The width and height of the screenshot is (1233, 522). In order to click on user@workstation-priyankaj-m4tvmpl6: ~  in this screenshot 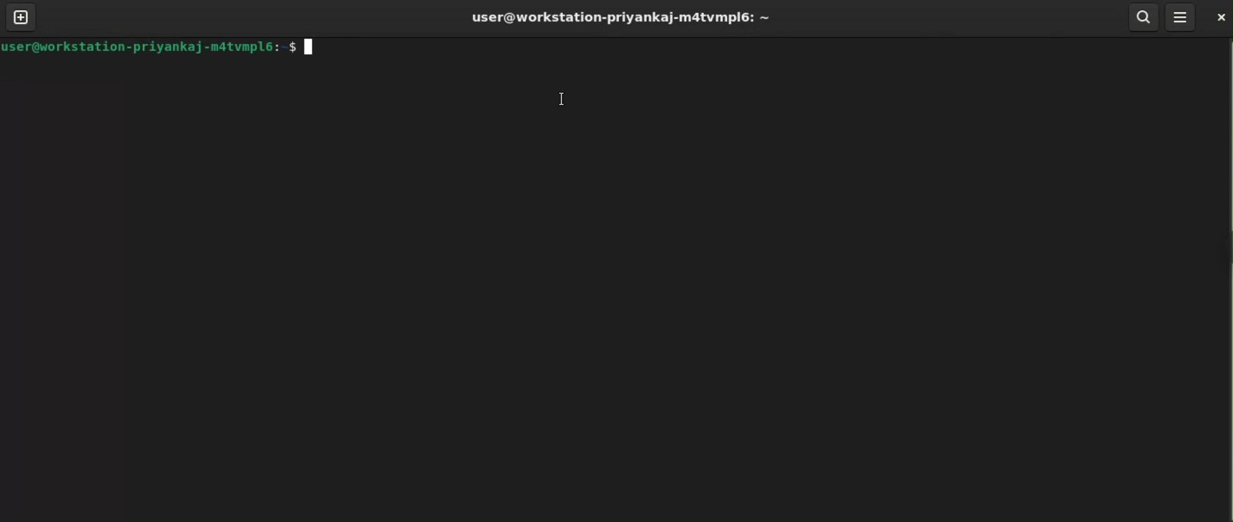, I will do `click(618, 17)`.